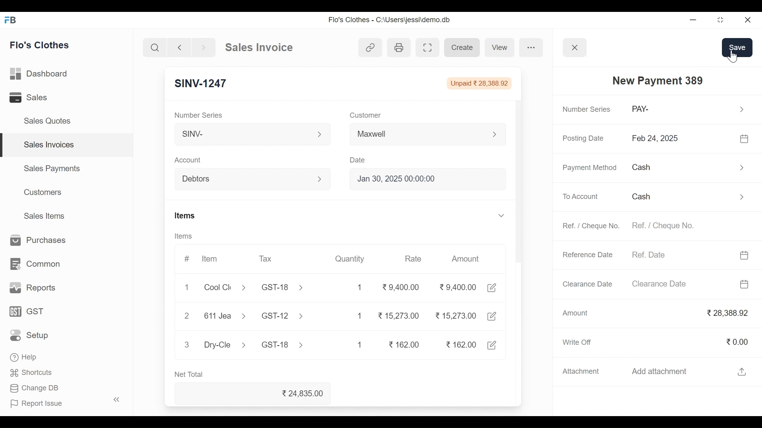 The image size is (762, 428). I want to click on Dashboard, so click(40, 75).